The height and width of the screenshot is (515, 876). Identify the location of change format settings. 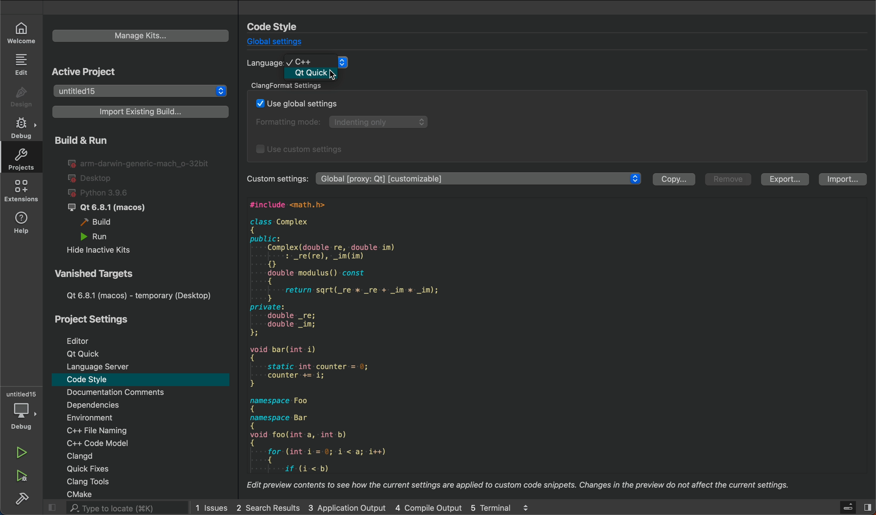
(557, 120).